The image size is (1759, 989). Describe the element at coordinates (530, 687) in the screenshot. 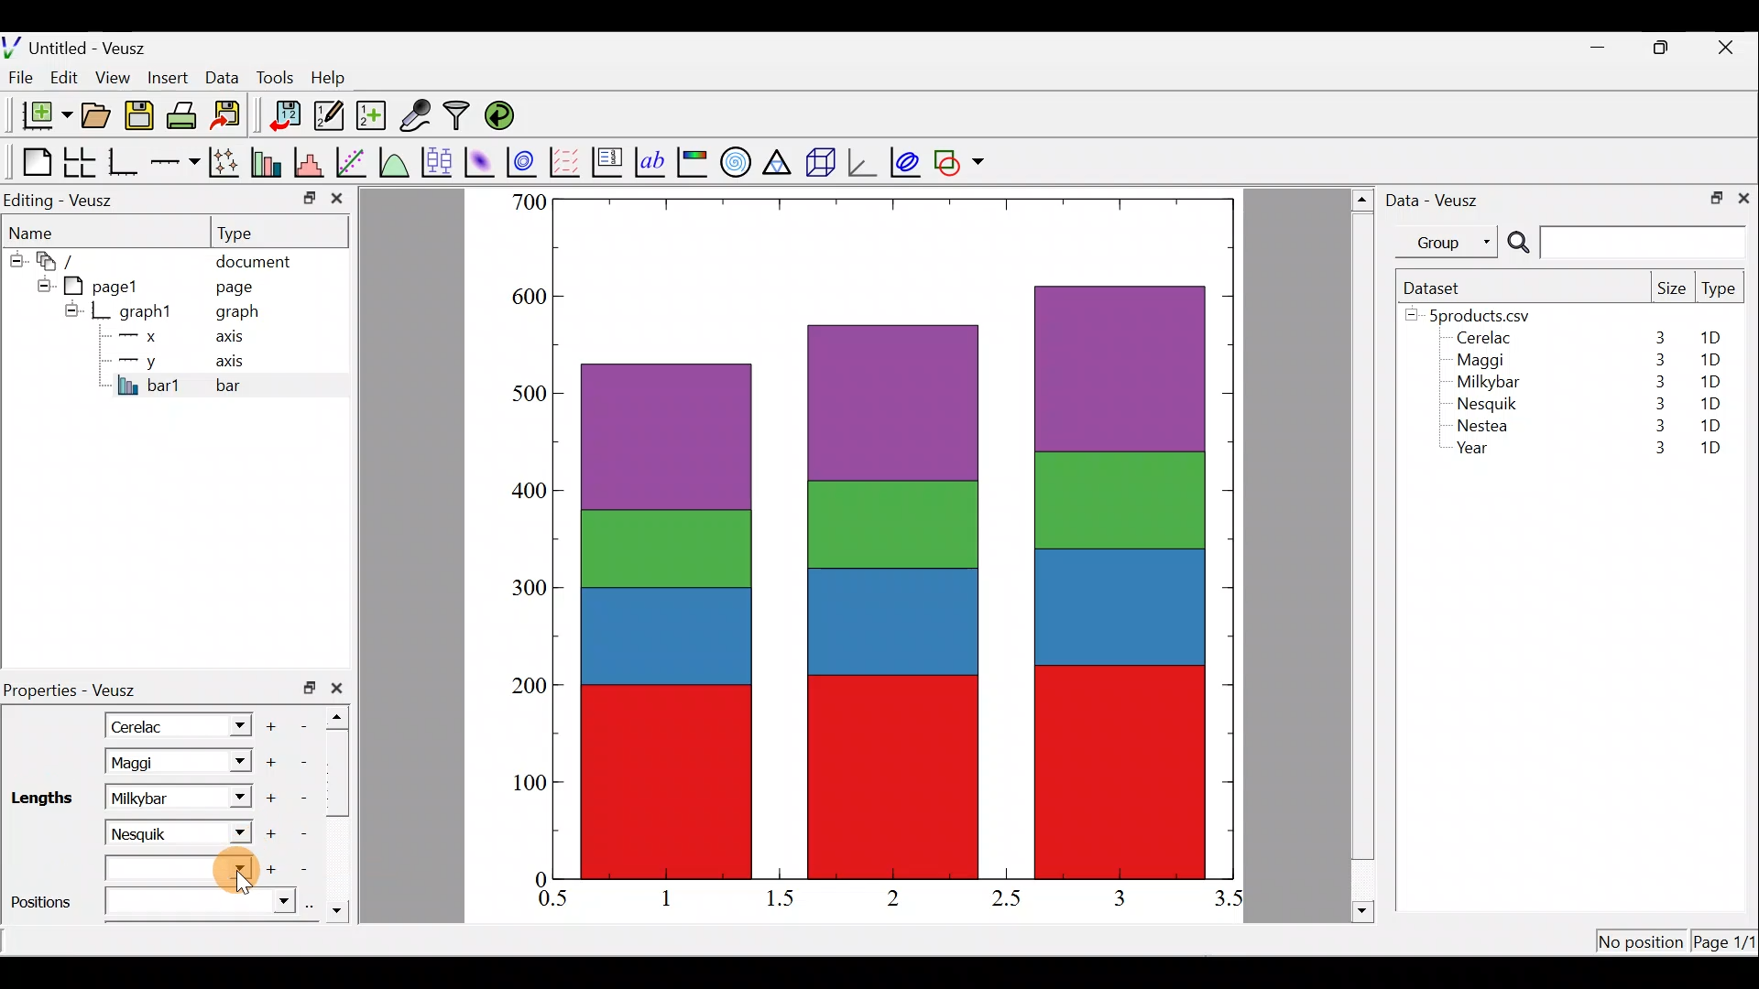

I see `200` at that location.